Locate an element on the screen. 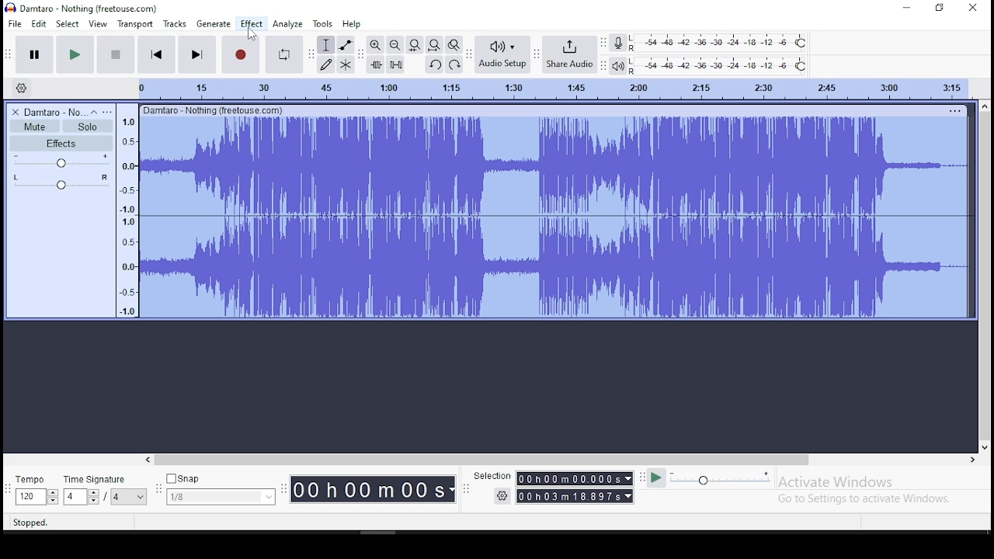 This screenshot has width=994, height=559. undo is located at coordinates (433, 64).